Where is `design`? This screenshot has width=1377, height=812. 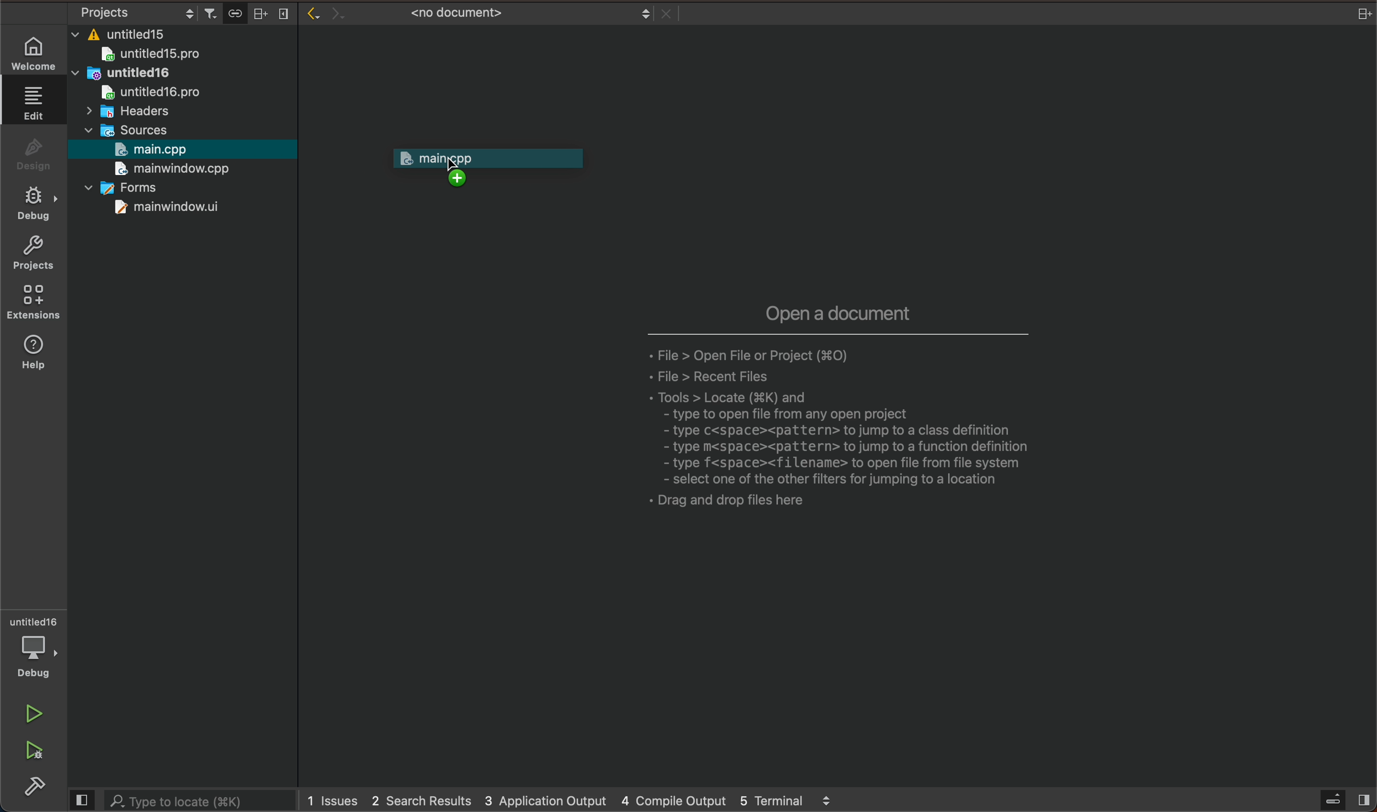 design is located at coordinates (31, 154).